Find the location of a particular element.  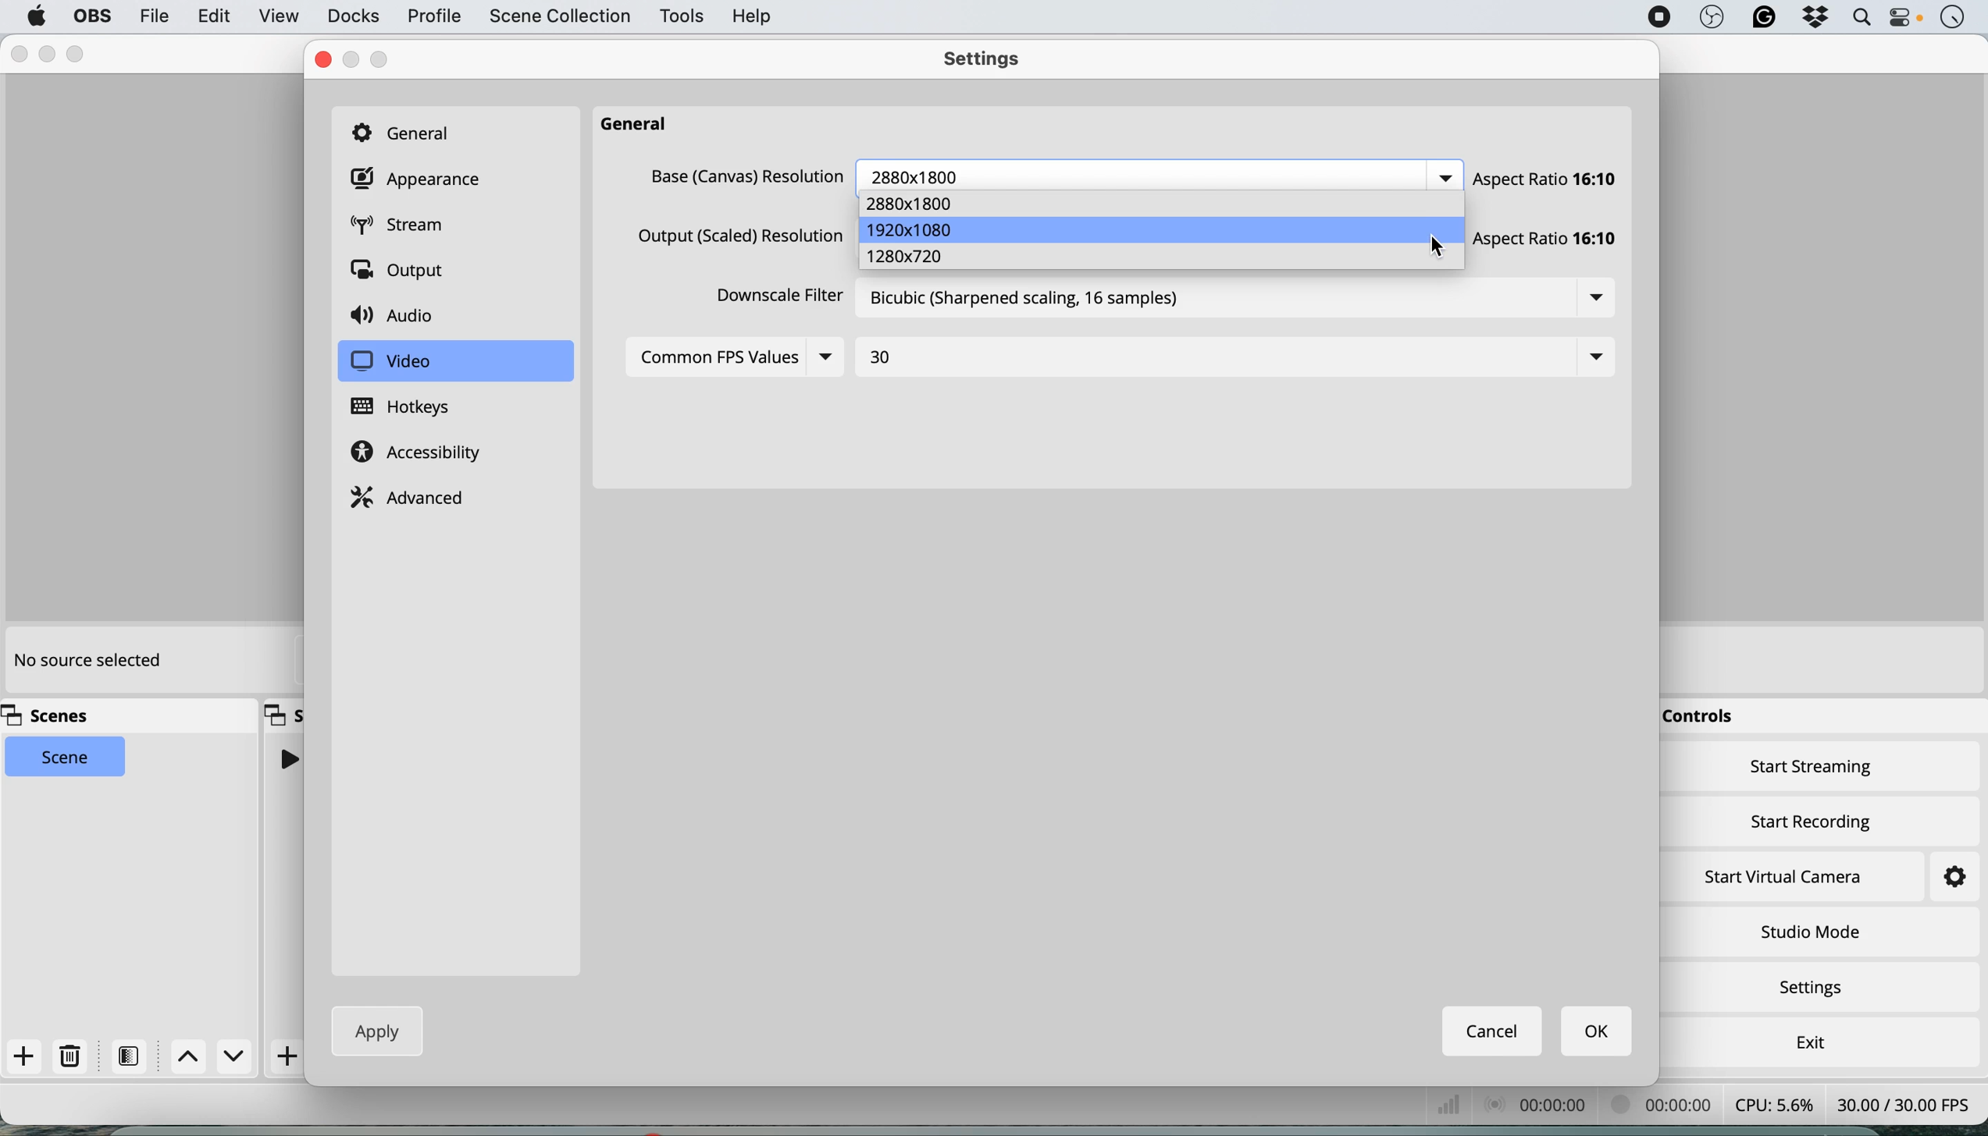

start recording is located at coordinates (1812, 818).